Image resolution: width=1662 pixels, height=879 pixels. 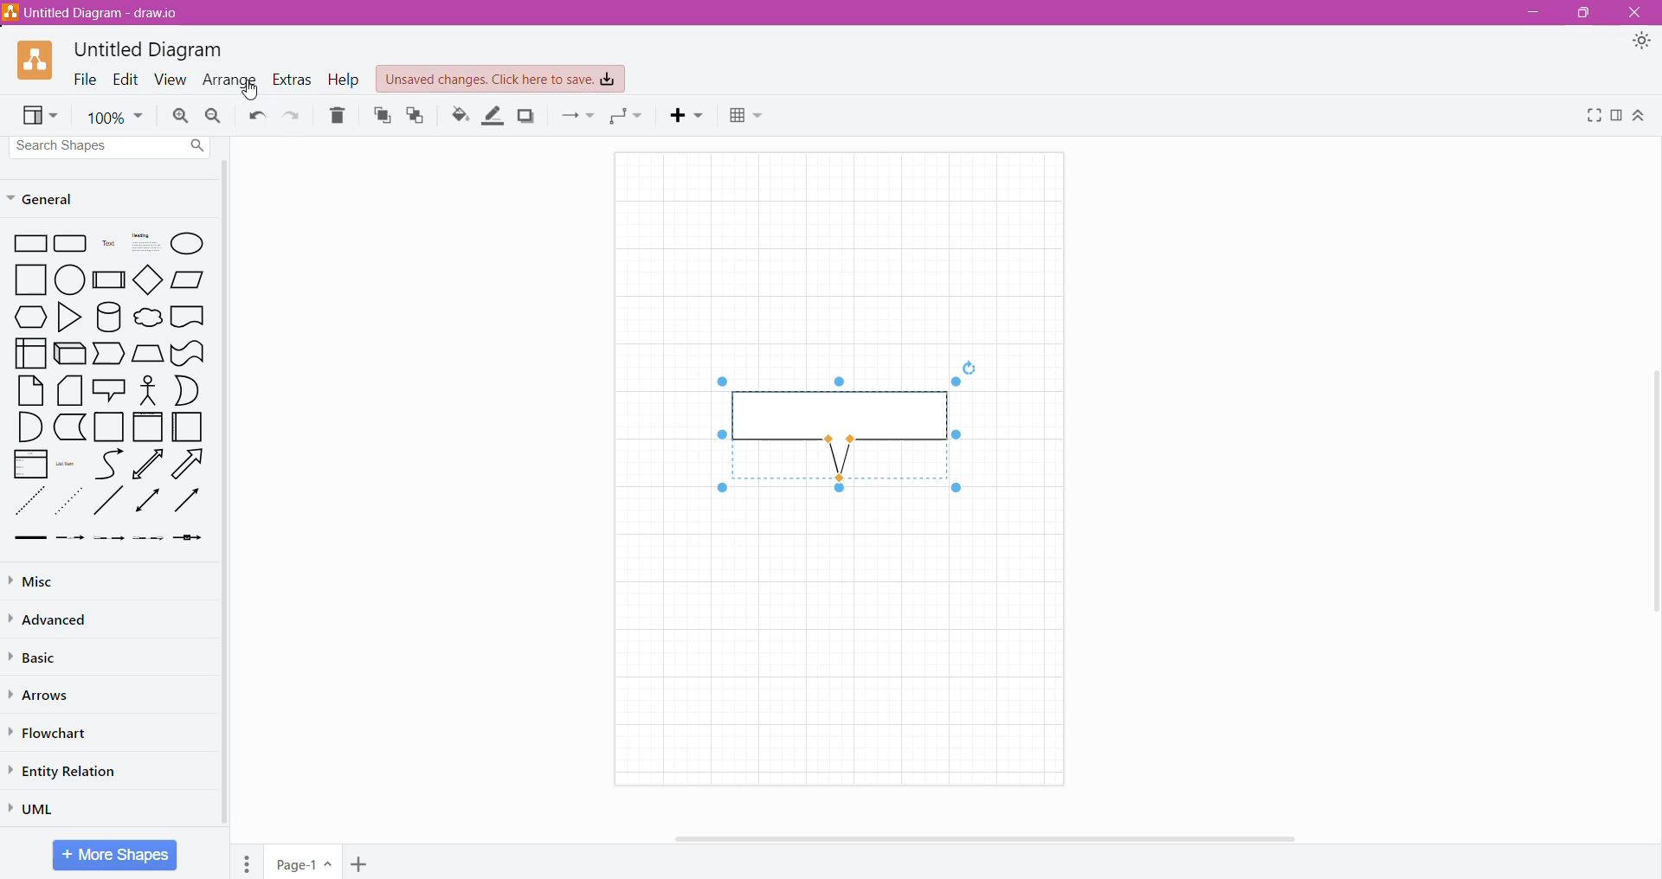 I want to click on Restore Down, so click(x=1581, y=13).